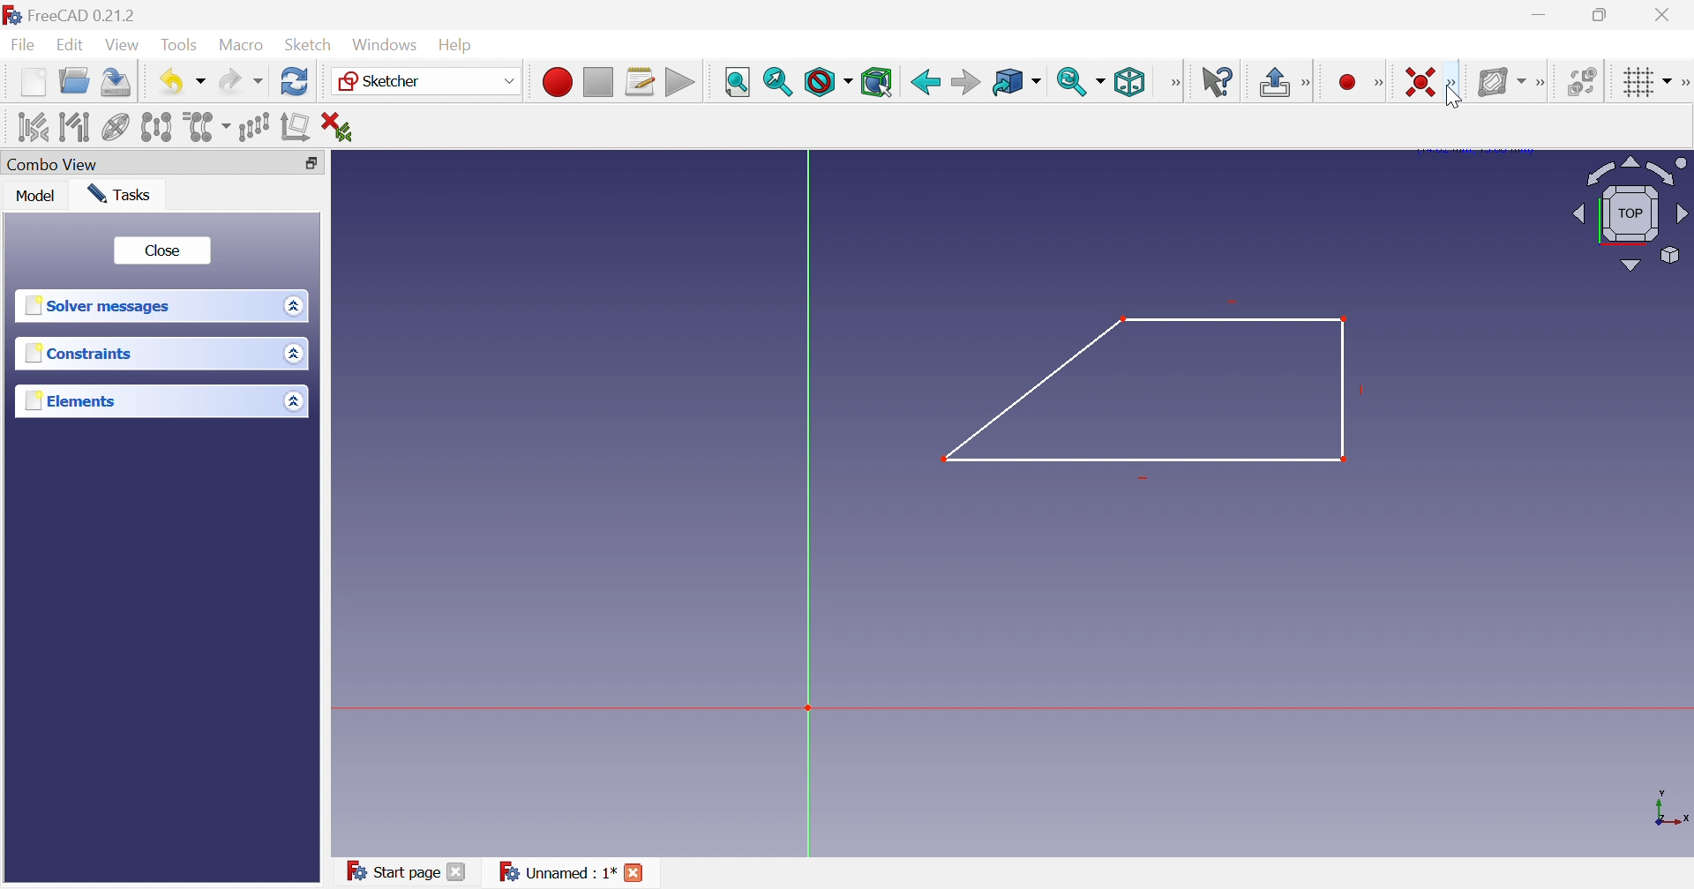  Describe the element at coordinates (39, 198) in the screenshot. I see `Model` at that location.